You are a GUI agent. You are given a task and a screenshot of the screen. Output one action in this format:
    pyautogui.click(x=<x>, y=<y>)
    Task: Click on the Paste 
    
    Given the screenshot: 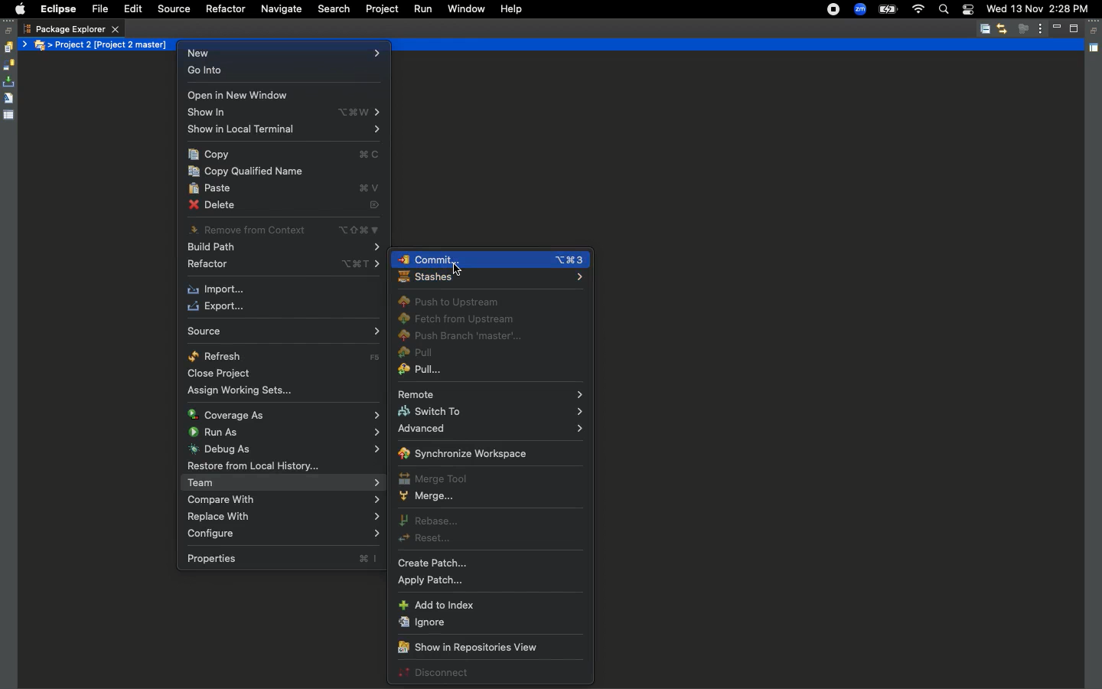 What is the action you would take?
    pyautogui.click(x=285, y=188)
    